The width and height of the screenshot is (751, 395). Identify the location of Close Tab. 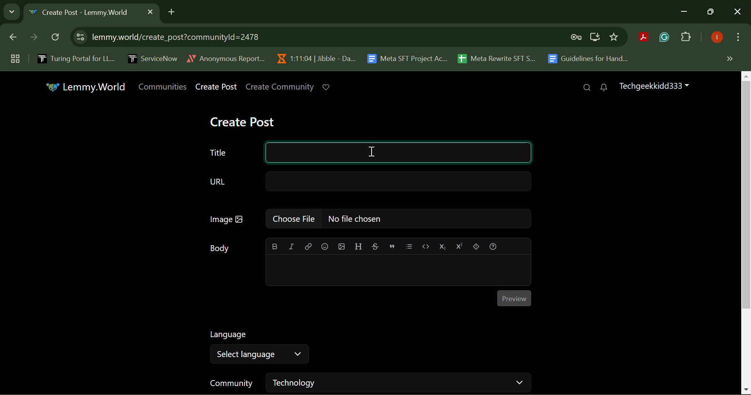
(150, 11).